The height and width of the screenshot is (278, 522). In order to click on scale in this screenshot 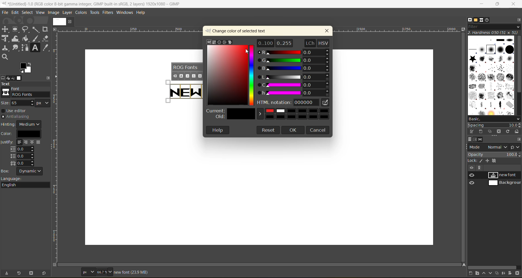, I will do `click(130, 30)`.